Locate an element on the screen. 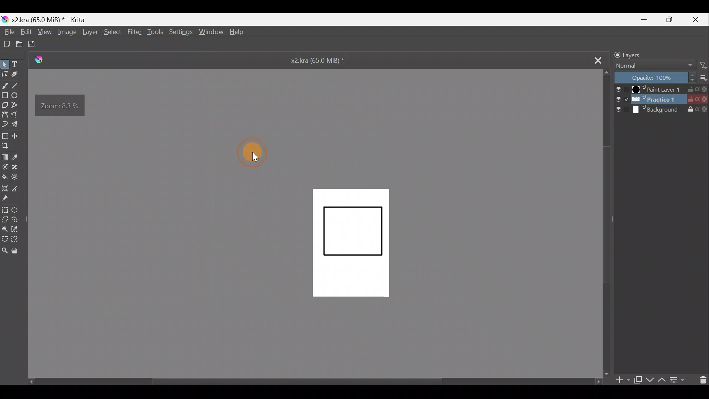 This screenshot has height=399, width=709. Filter is located at coordinates (135, 31).